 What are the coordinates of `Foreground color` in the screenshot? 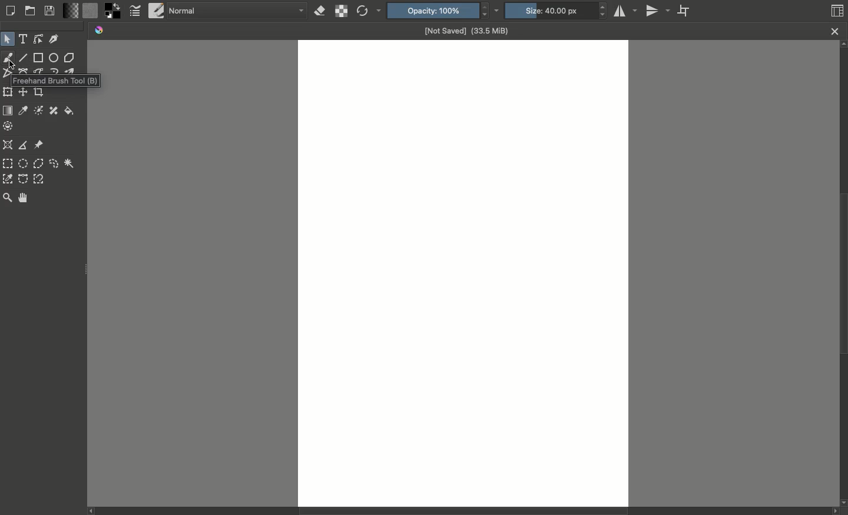 It's located at (112, 11).